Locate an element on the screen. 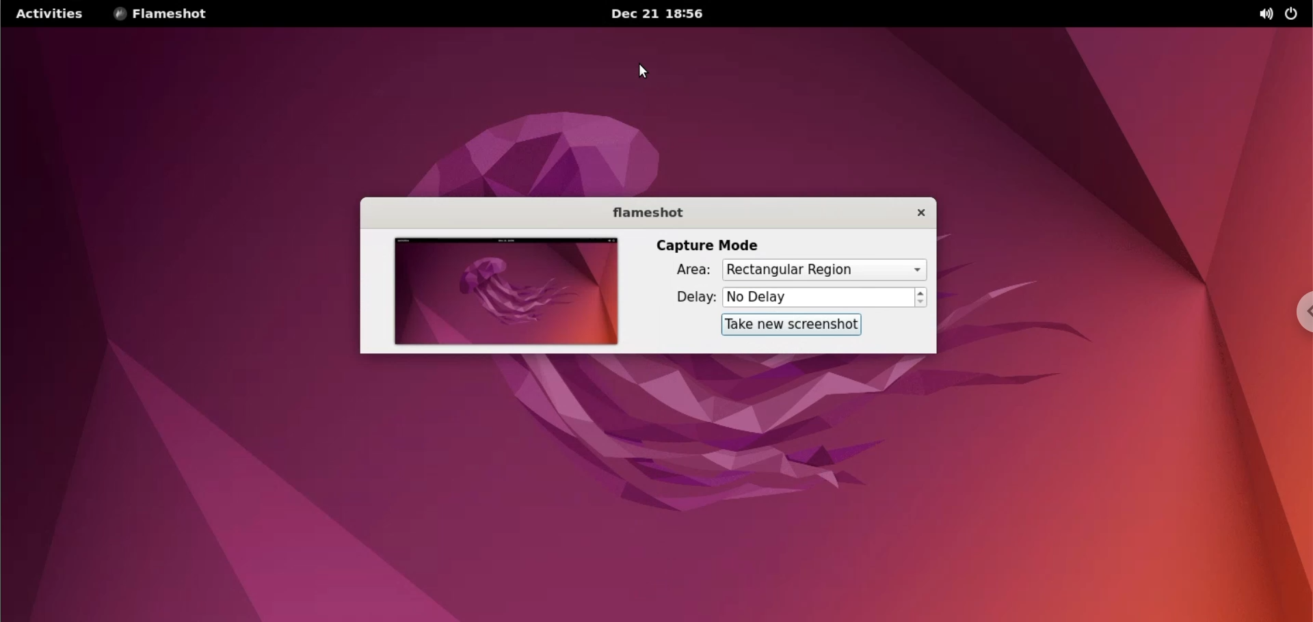 This screenshot has width=1313, height=622. FLAMESHOT is located at coordinates (171, 14).